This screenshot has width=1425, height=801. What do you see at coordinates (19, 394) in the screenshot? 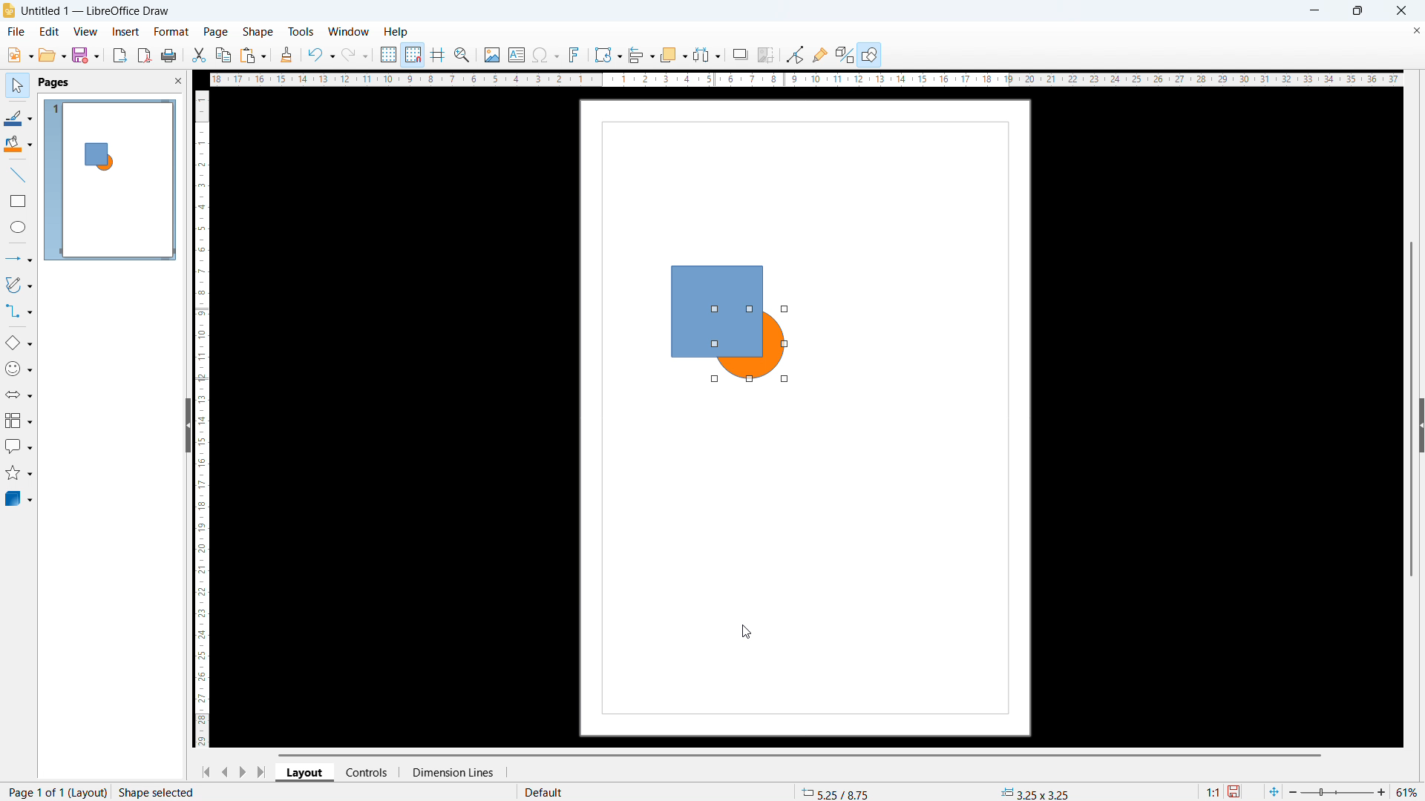
I see `Block arrows ` at bounding box center [19, 394].